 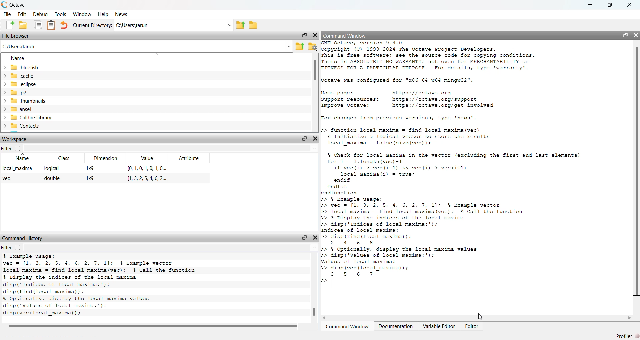 What do you see at coordinates (106, 158) in the screenshot?
I see `Dimension` at bounding box center [106, 158].